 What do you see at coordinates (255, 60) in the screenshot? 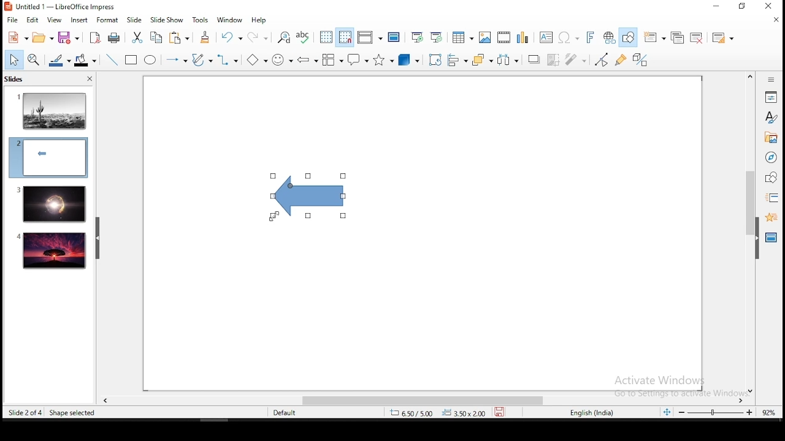
I see `basic shapes` at bounding box center [255, 60].